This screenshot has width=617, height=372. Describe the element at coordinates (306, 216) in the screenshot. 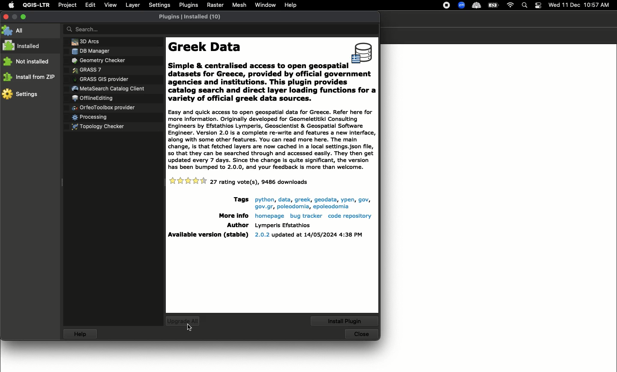

I see `bug tracke:` at that location.